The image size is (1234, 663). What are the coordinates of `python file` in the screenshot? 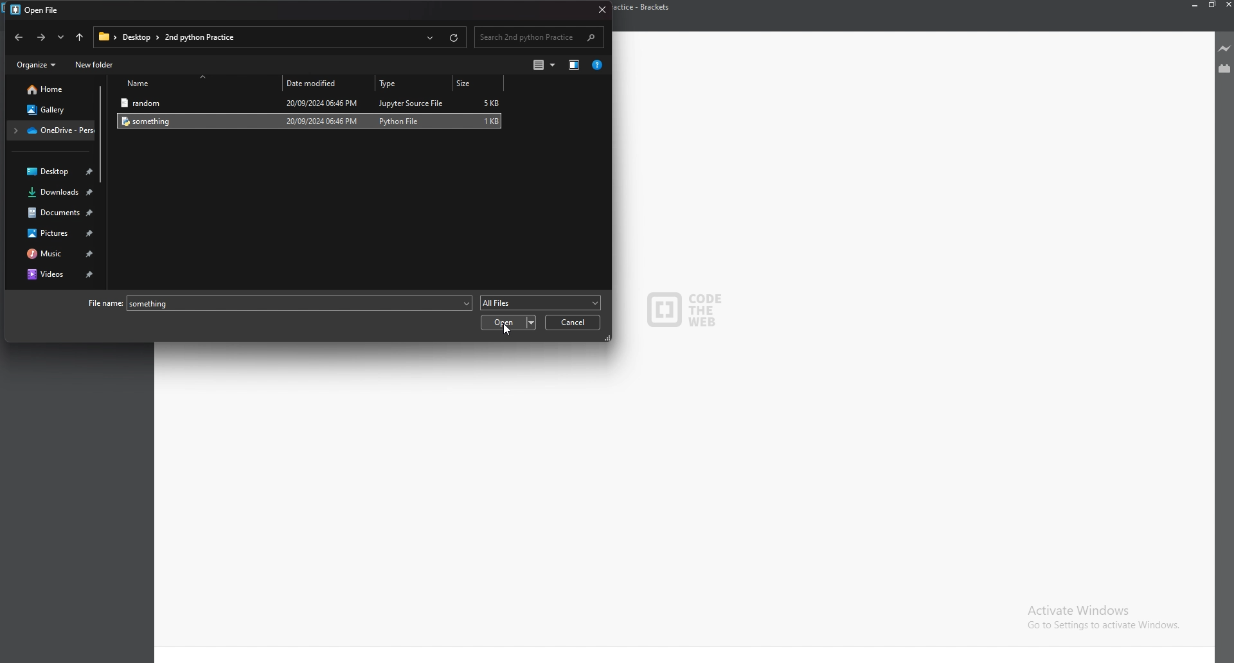 It's located at (400, 120).